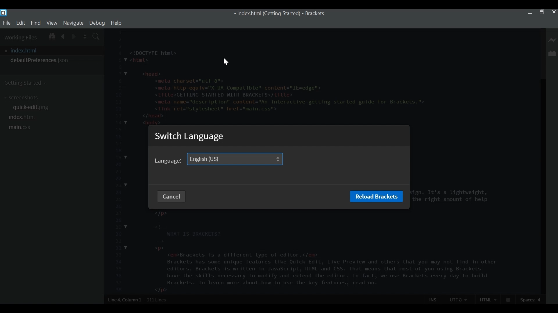 The height and width of the screenshot is (313, 558). I want to click on Reload Brackets, so click(376, 196).